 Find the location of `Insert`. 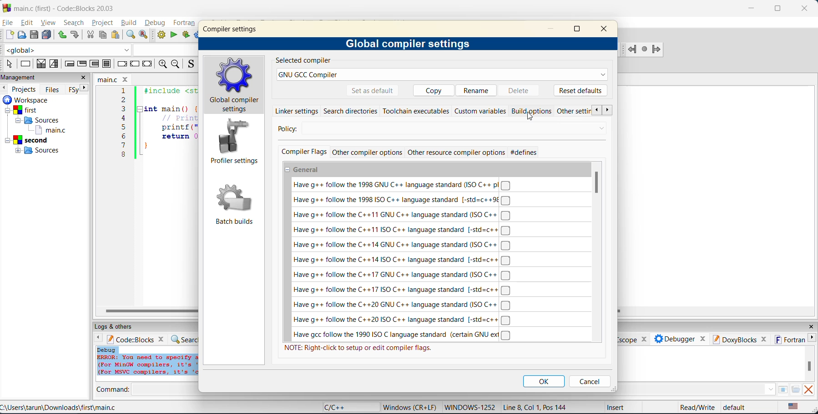

Insert is located at coordinates (615, 407).